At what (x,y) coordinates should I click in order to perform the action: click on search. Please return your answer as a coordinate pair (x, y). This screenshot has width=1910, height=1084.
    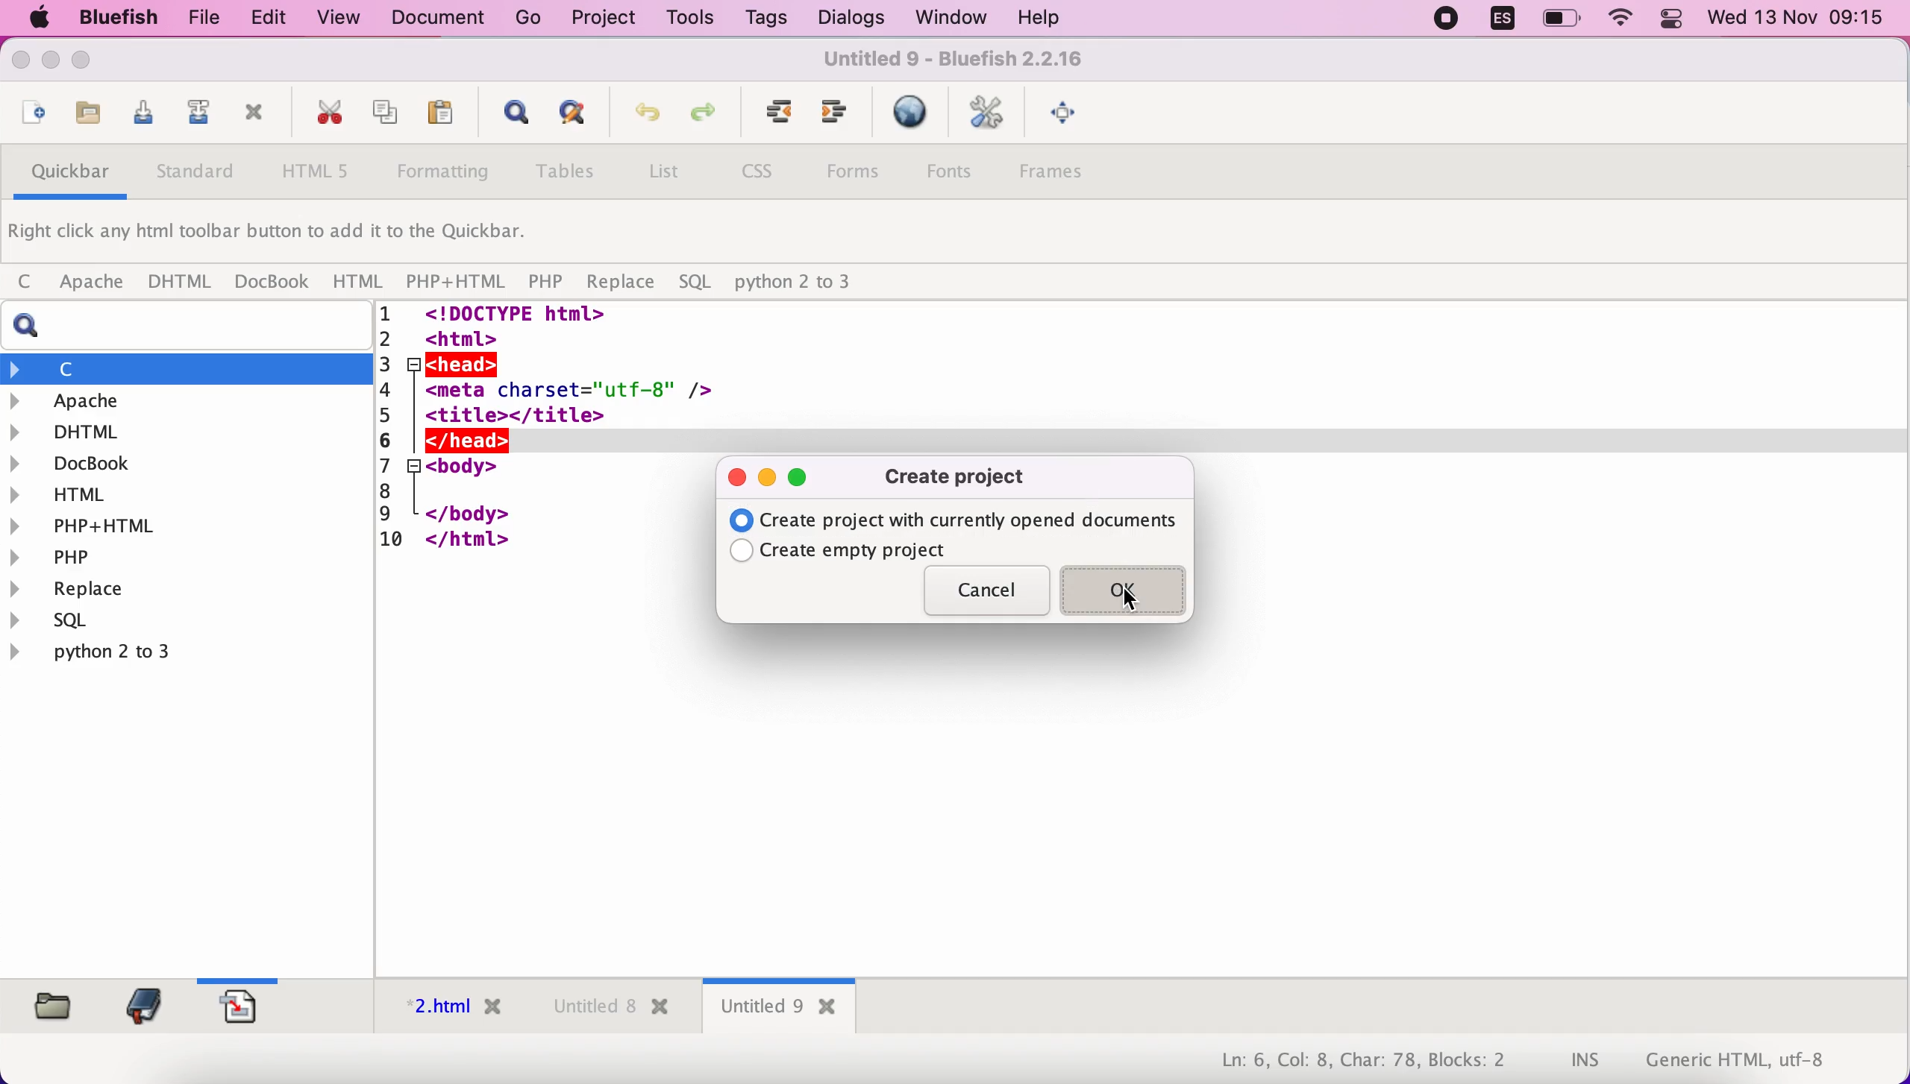
    Looking at the image, I should click on (193, 326).